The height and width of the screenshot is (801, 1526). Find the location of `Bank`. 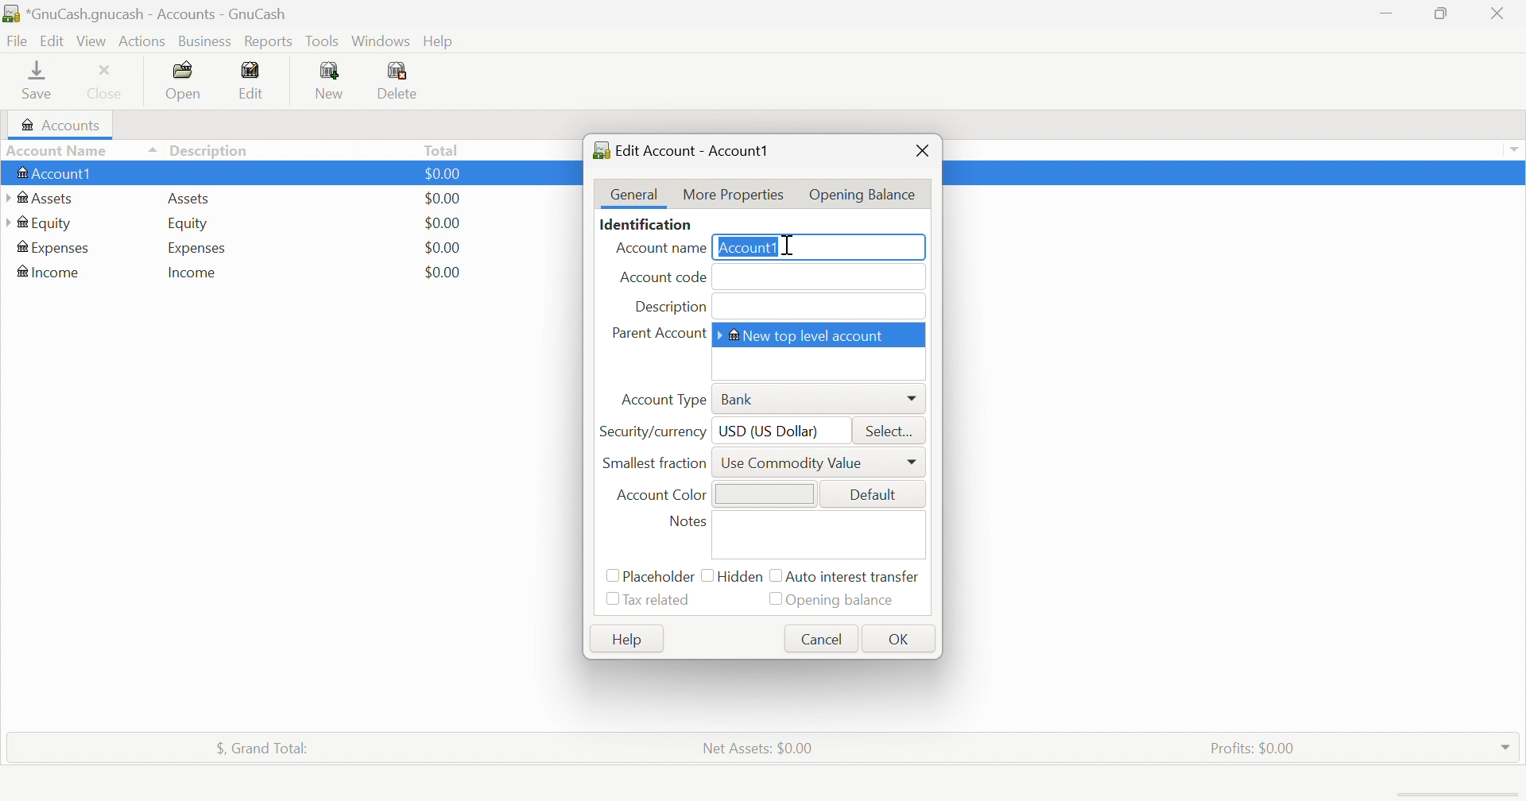

Bank is located at coordinates (740, 400).